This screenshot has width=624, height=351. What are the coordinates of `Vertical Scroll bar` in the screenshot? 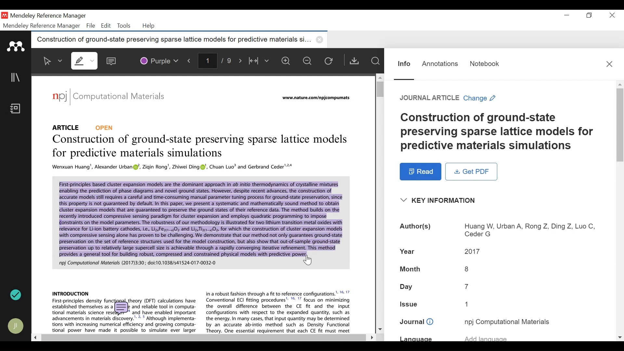 It's located at (620, 124).